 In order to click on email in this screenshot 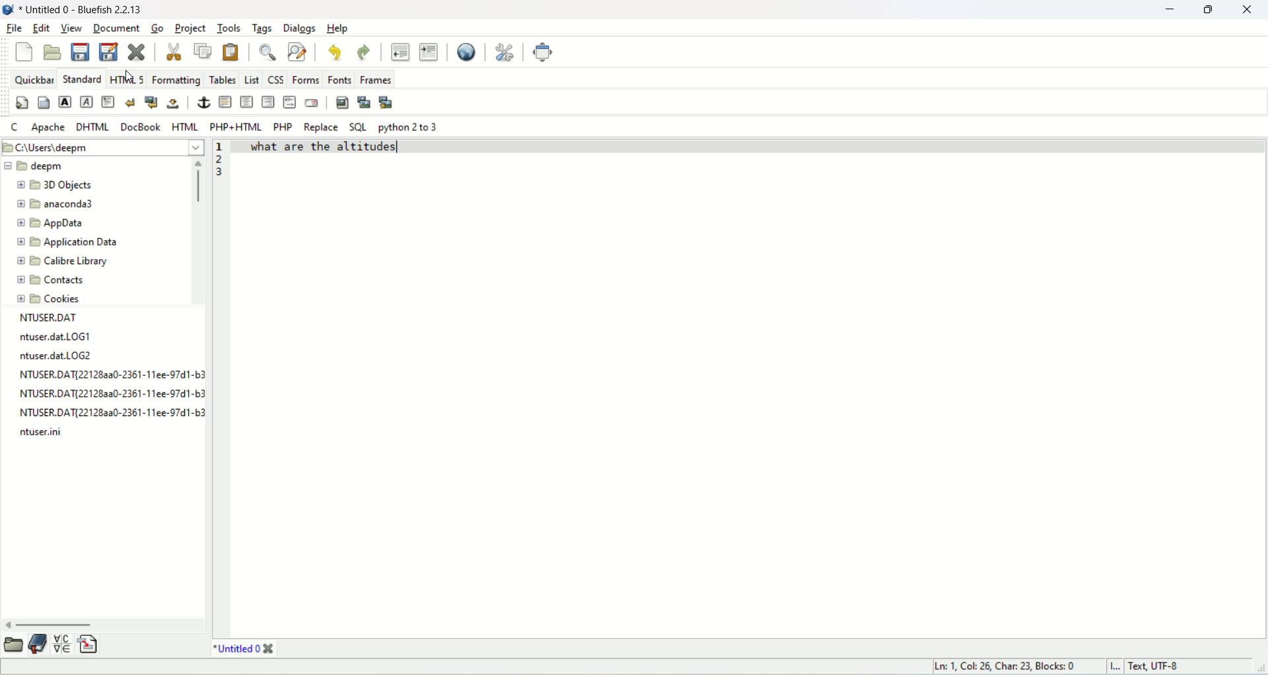, I will do `click(312, 105)`.